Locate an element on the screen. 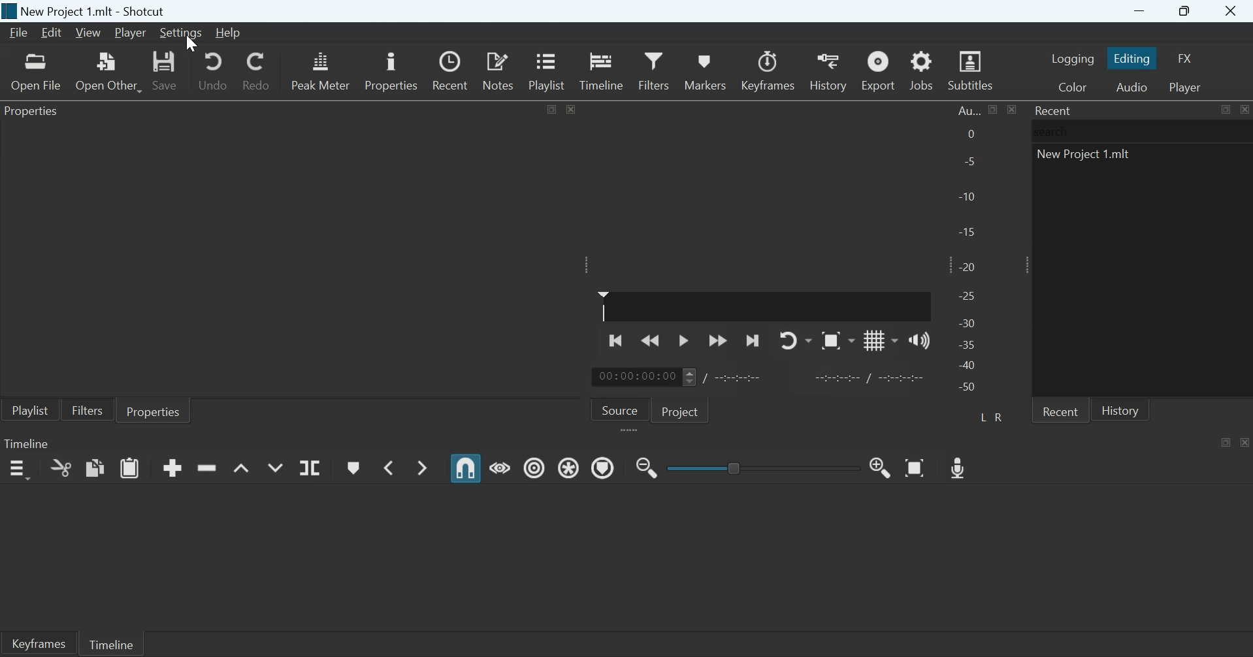 This screenshot has height=657, width=1253. Maximize is located at coordinates (1225, 110).